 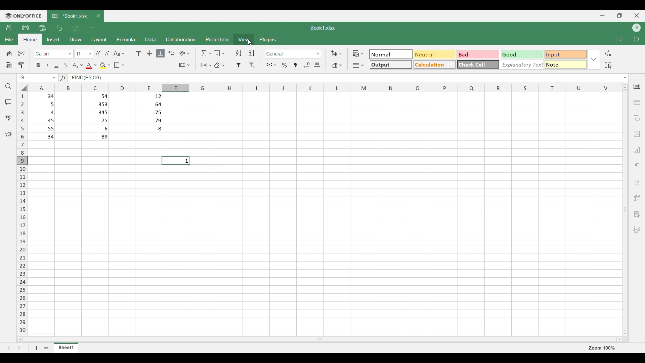 What do you see at coordinates (176, 160) in the screenshot?
I see `current cell : 1` at bounding box center [176, 160].